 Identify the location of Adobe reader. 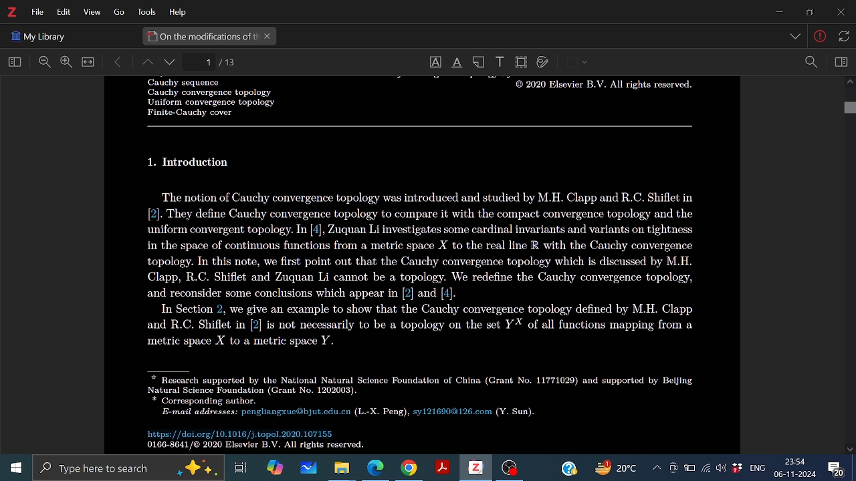
(441, 468).